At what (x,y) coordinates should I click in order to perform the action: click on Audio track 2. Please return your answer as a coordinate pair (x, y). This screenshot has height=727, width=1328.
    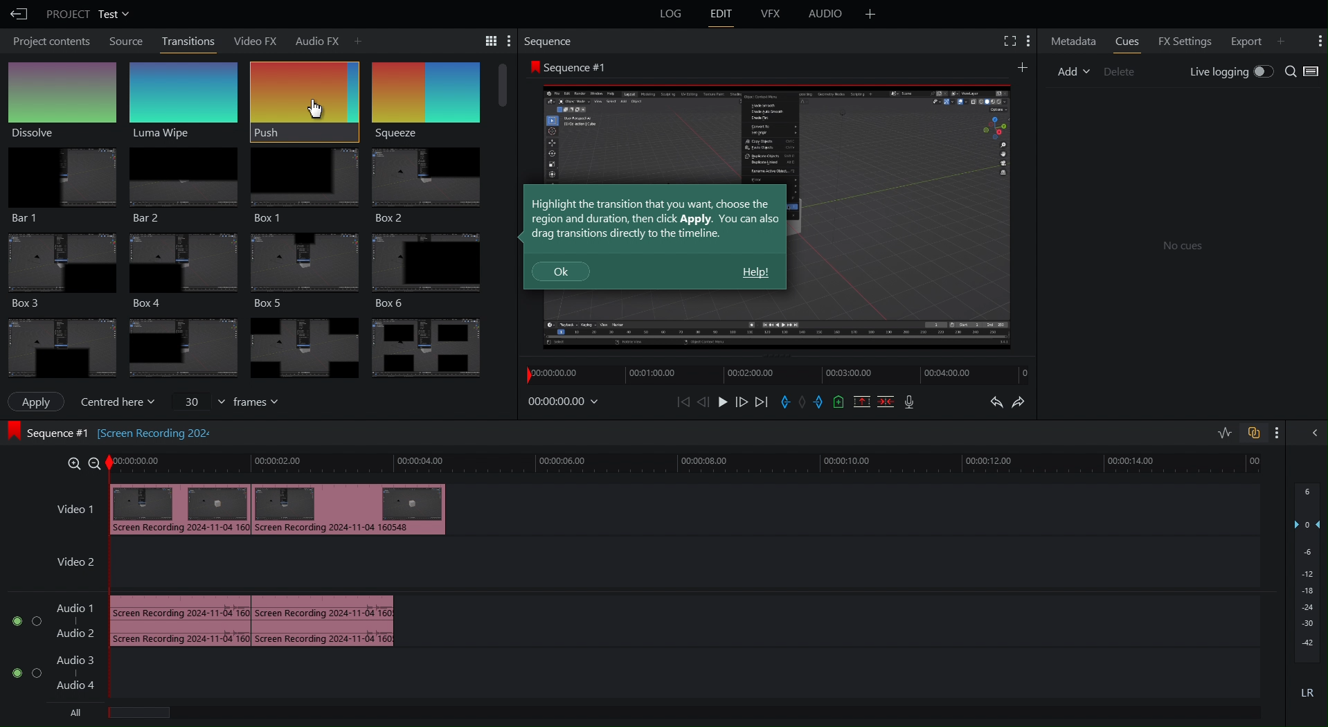
    Looking at the image, I should click on (75, 633).